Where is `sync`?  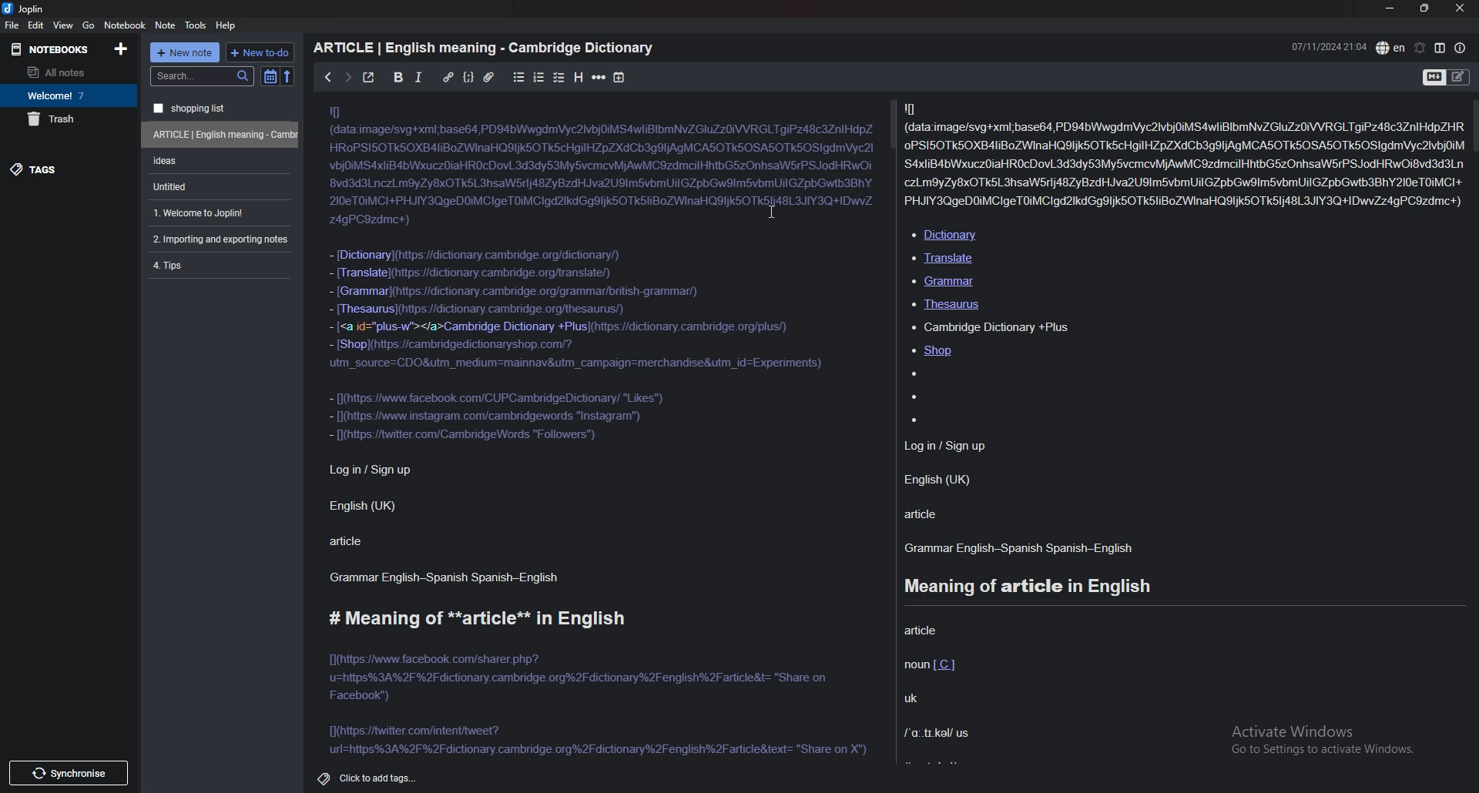
sync is located at coordinates (71, 773).